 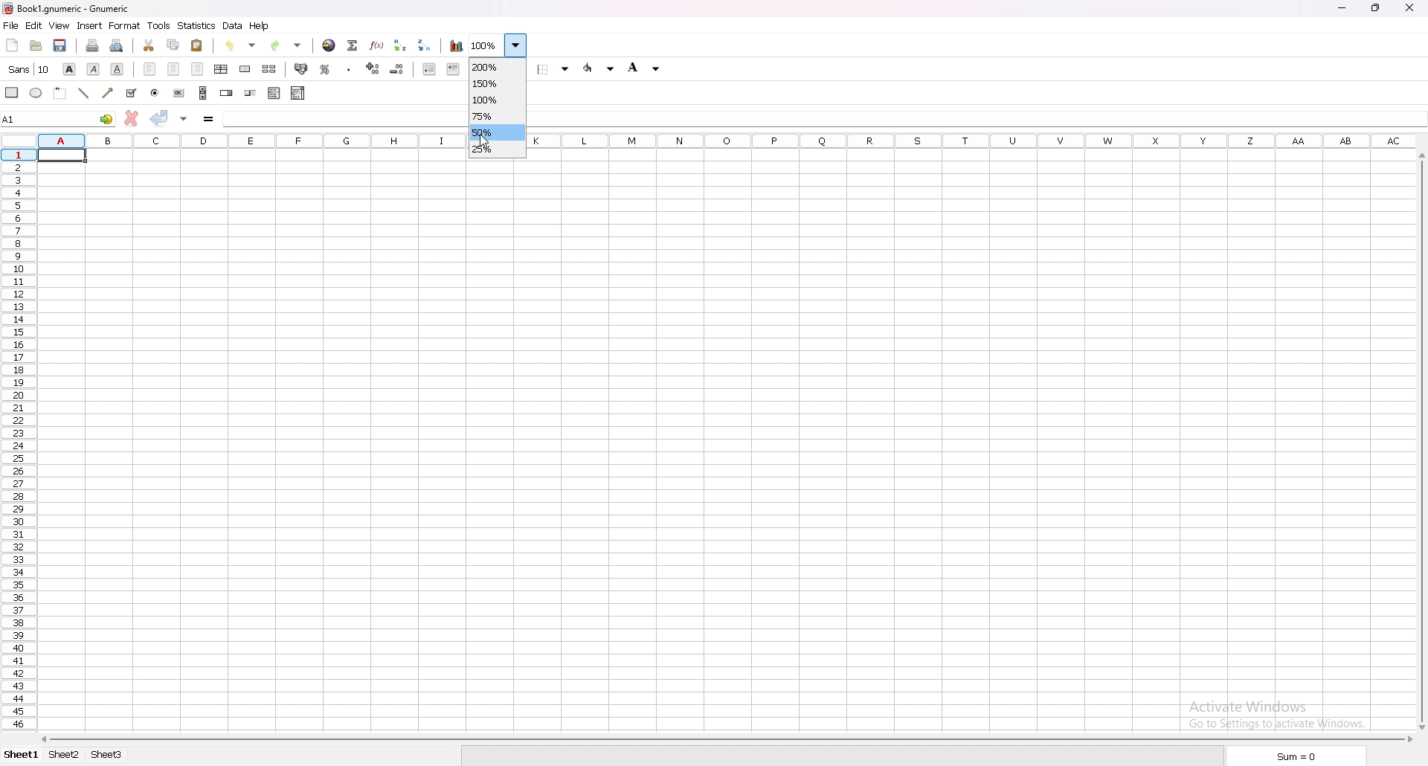 What do you see at coordinates (454, 70) in the screenshot?
I see `increase indent` at bounding box center [454, 70].